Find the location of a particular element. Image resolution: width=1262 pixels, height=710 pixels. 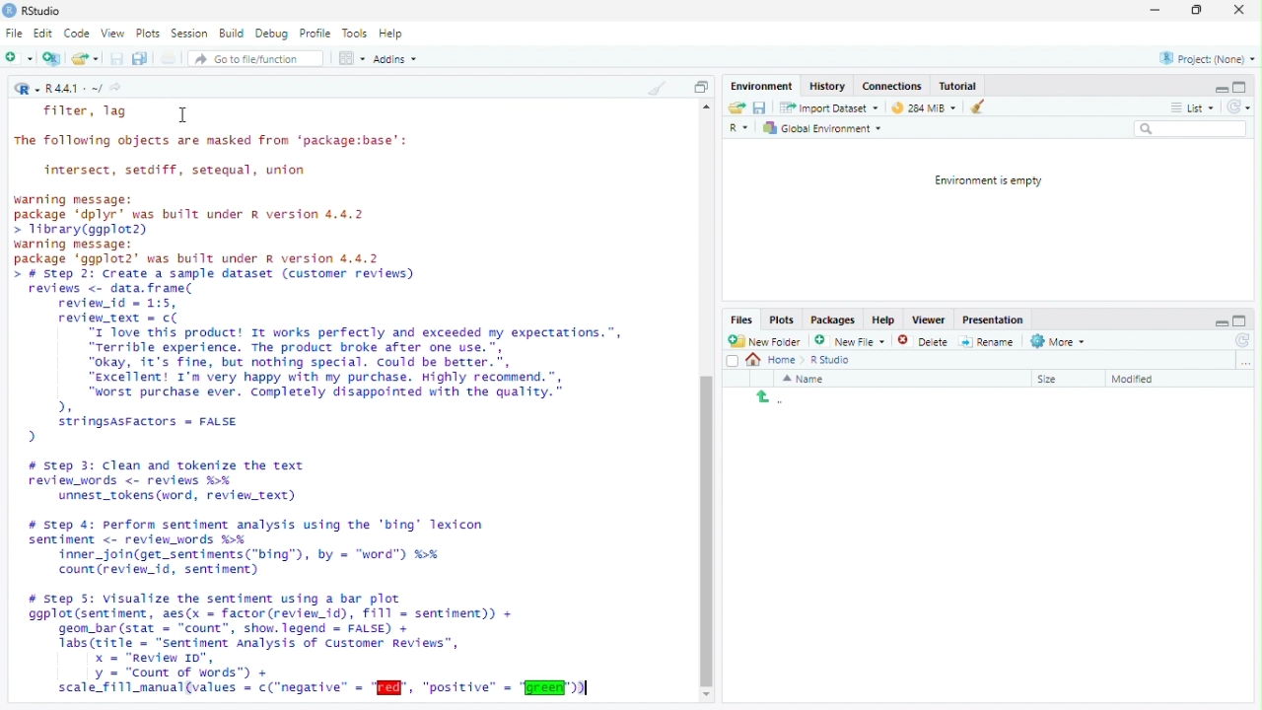

R4.4.1 ~/ is located at coordinates (76, 90).